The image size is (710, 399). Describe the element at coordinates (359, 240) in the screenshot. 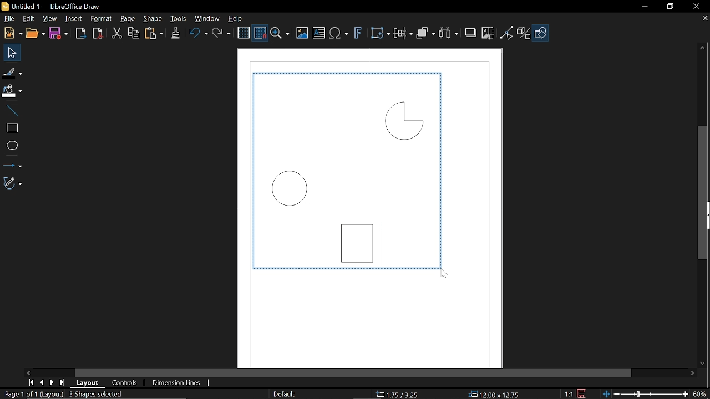

I see `Rectangle` at that location.